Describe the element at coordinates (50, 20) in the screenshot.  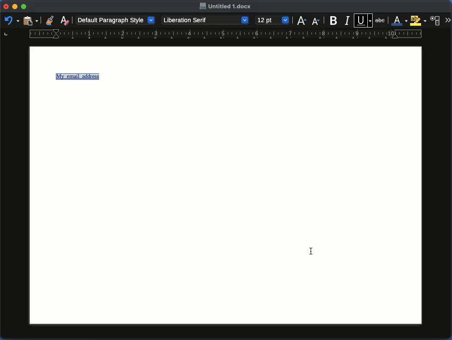
I see `Clone formatting` at that location.